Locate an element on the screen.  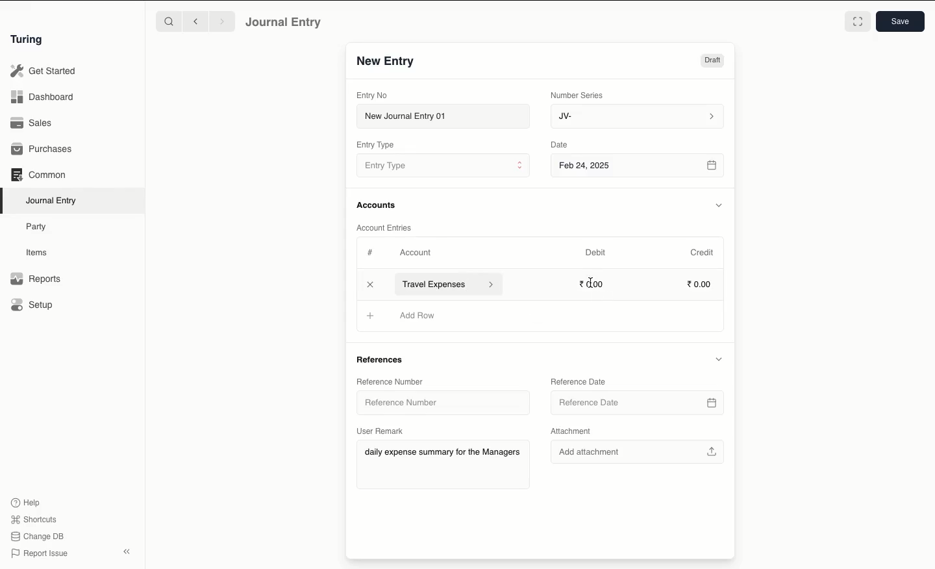
Accounts is located at coordinates (377, 205).